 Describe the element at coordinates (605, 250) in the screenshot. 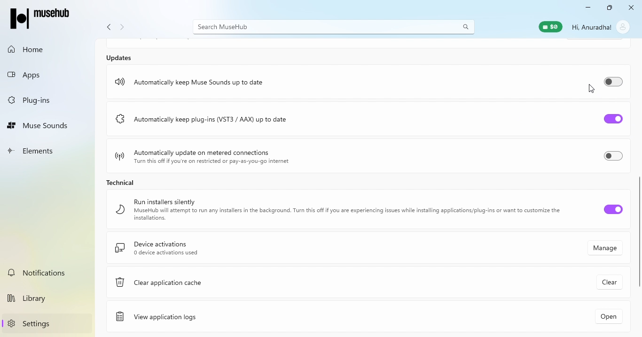

I see `Manage` at that location.